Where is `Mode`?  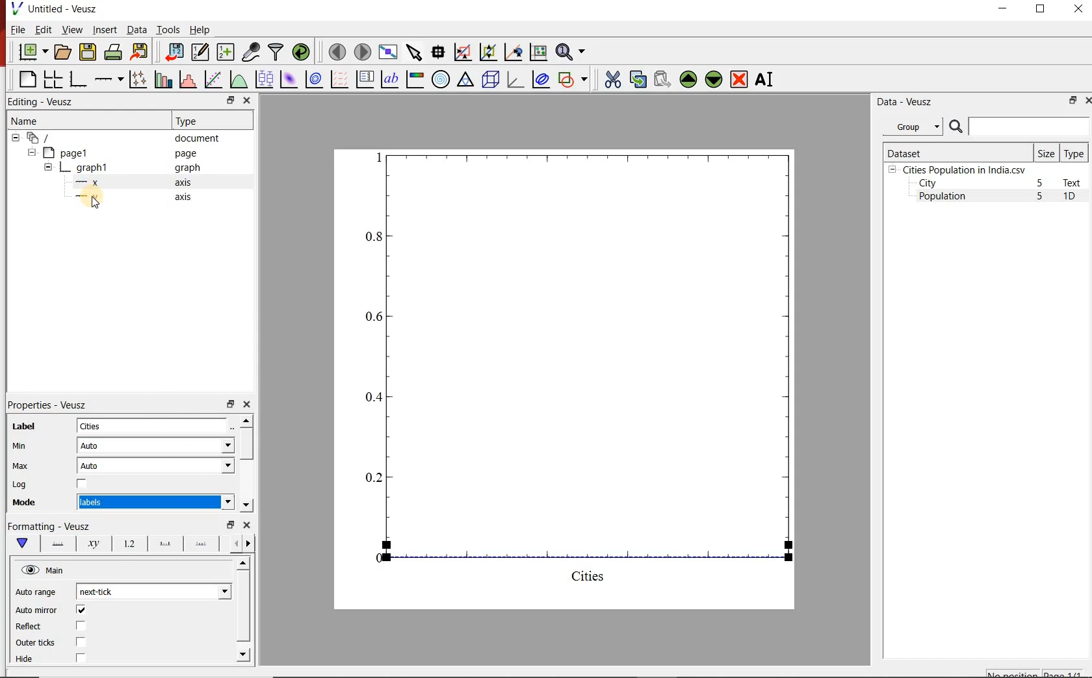
Mode is located at coordinates (26, 503).